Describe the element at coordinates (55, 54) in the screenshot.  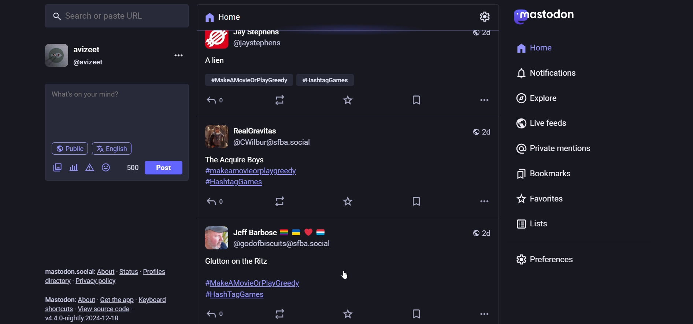
I see `profile picture` at that location.